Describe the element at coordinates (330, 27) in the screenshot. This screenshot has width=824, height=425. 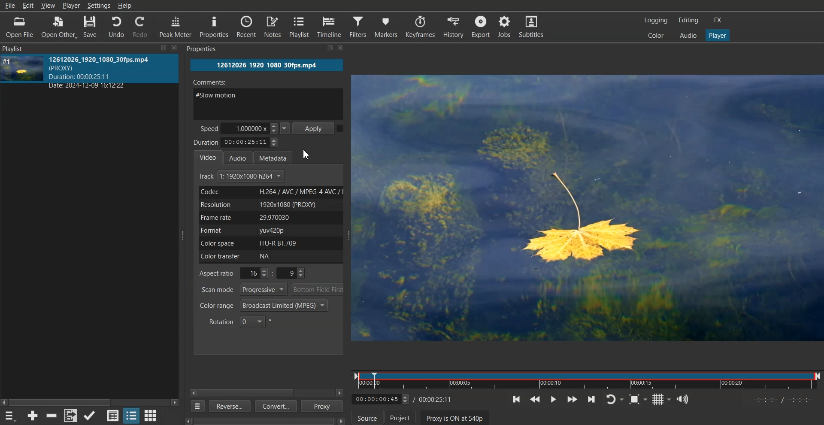
I see `Timeline` at that location.